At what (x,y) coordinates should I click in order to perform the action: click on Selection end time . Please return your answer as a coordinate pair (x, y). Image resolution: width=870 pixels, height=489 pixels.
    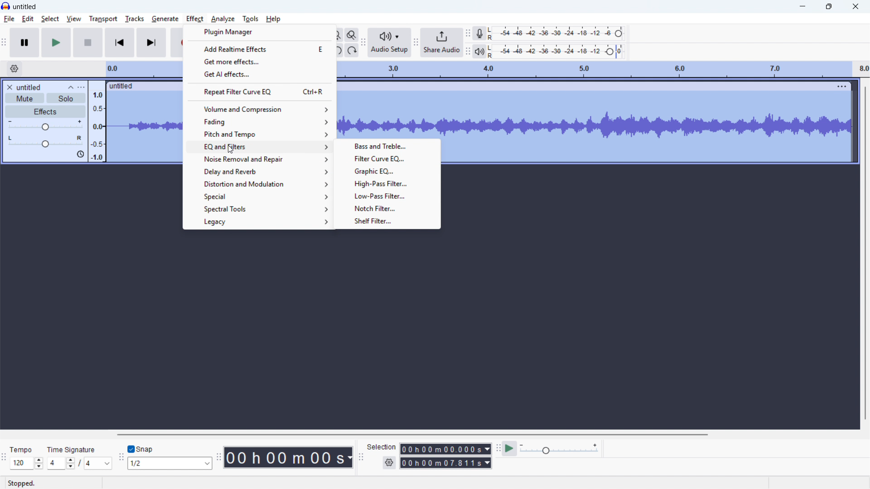
    Looking at the image, I should click on (446, 463).